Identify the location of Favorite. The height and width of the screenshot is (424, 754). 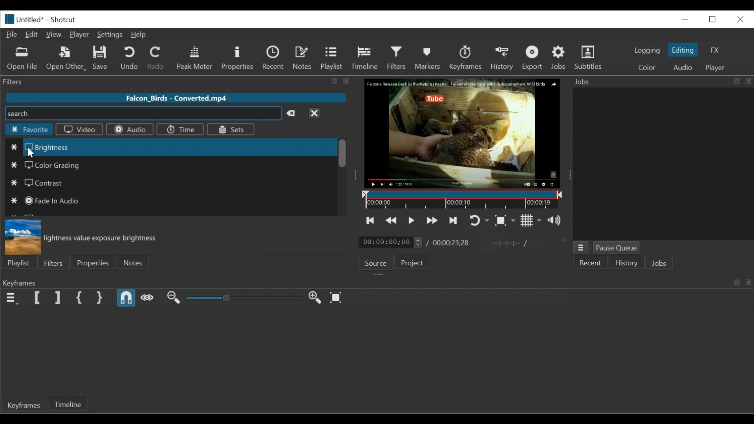
(29, 129).